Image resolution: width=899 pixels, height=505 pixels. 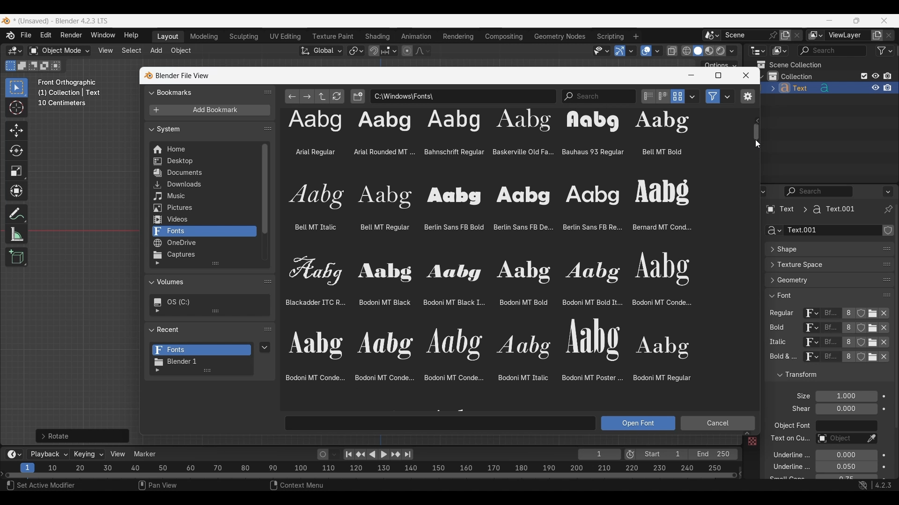 I want to click on Extend existing selection, so click(x=22, y=66).